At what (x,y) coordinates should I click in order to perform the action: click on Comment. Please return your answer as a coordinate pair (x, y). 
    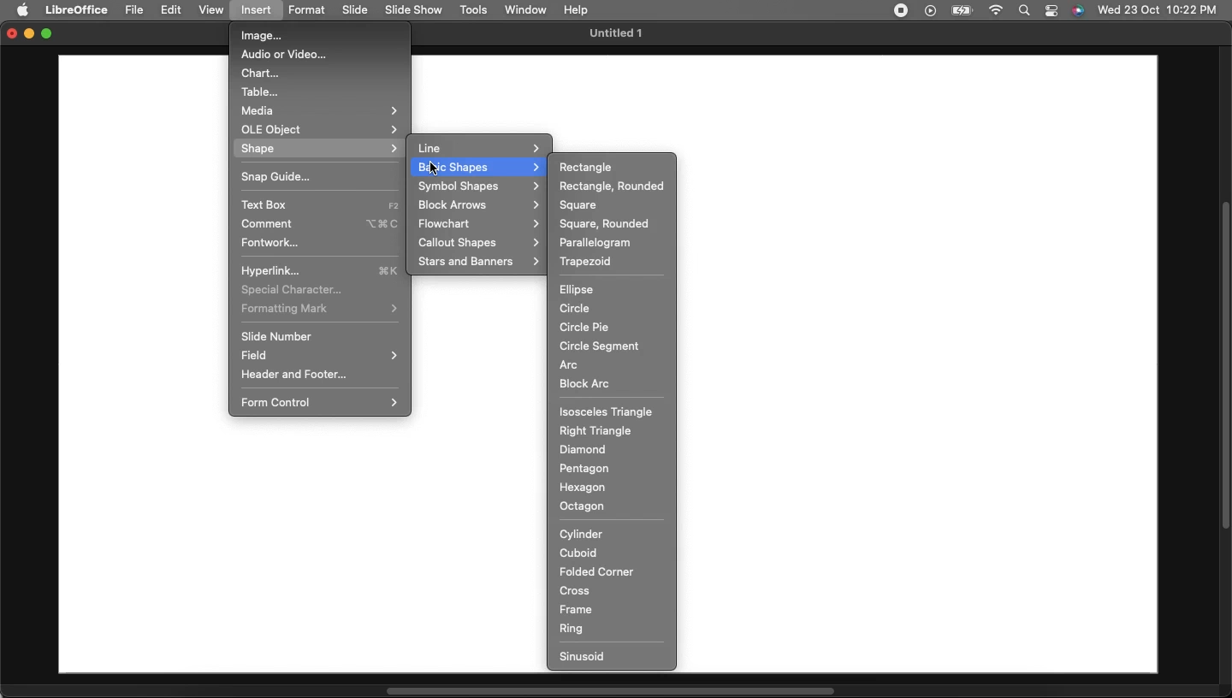
    Looking at the image, I should click on (323, 223).